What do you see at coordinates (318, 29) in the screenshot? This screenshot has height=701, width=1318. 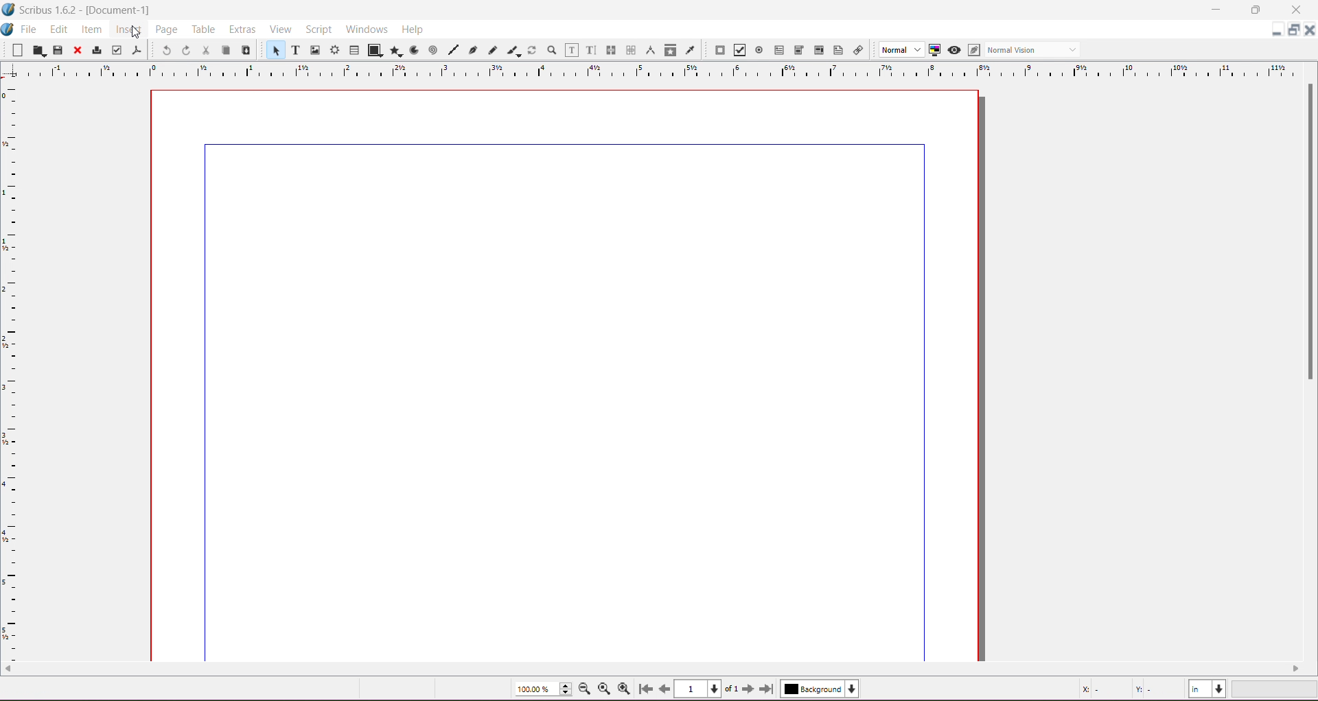 I see `Script` at bounding box center [318, 29].